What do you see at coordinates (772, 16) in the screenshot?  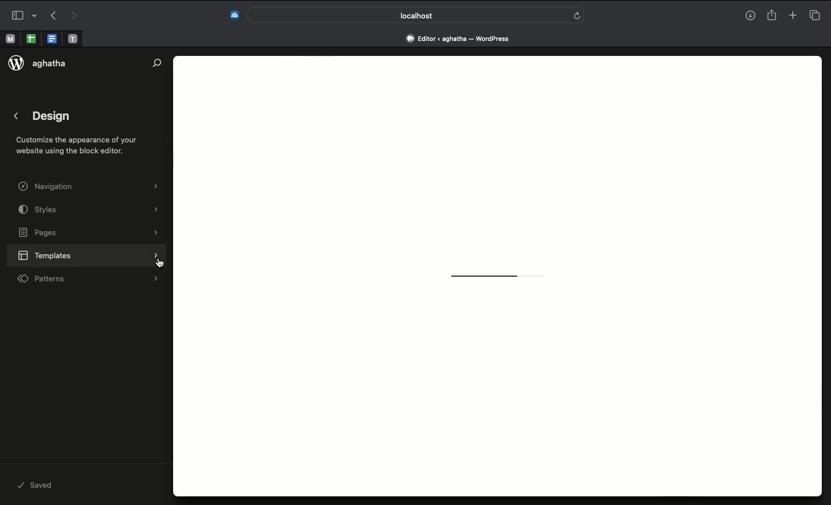 I see `Share` at bounding box center [772, 16].